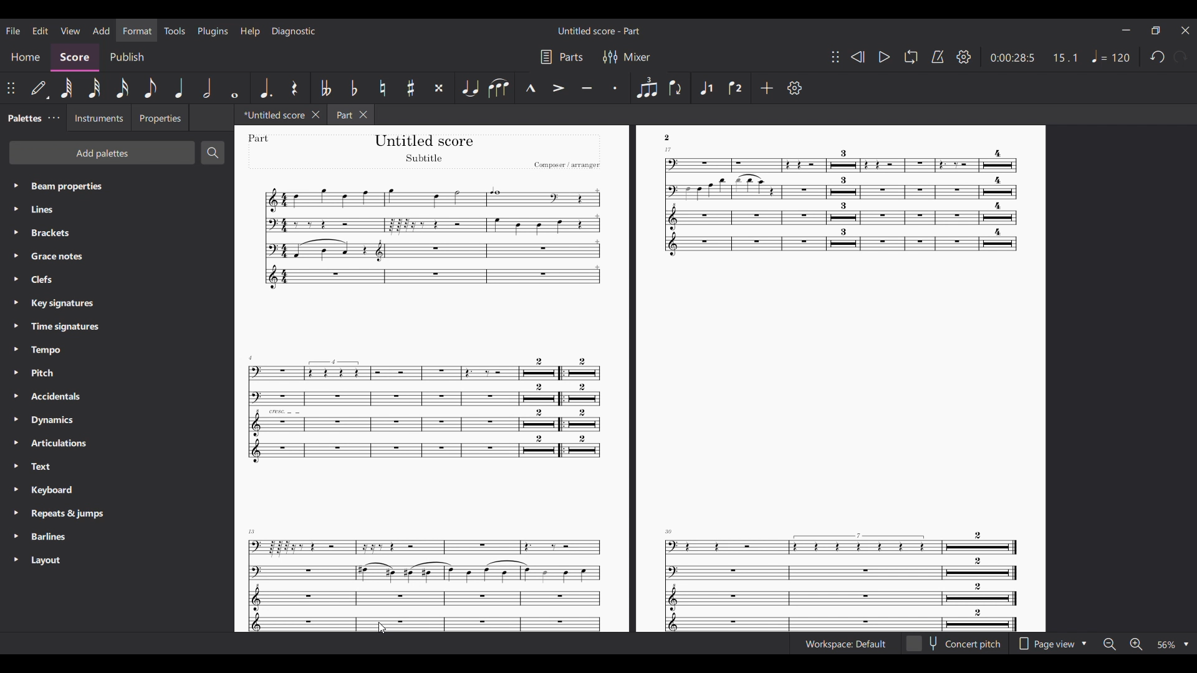 This screenshot has width=1197, height=673. What do you see at coordinates (1110, 56) in the screenshot?
I see `Tempo` at bounding box center [1110, 56].